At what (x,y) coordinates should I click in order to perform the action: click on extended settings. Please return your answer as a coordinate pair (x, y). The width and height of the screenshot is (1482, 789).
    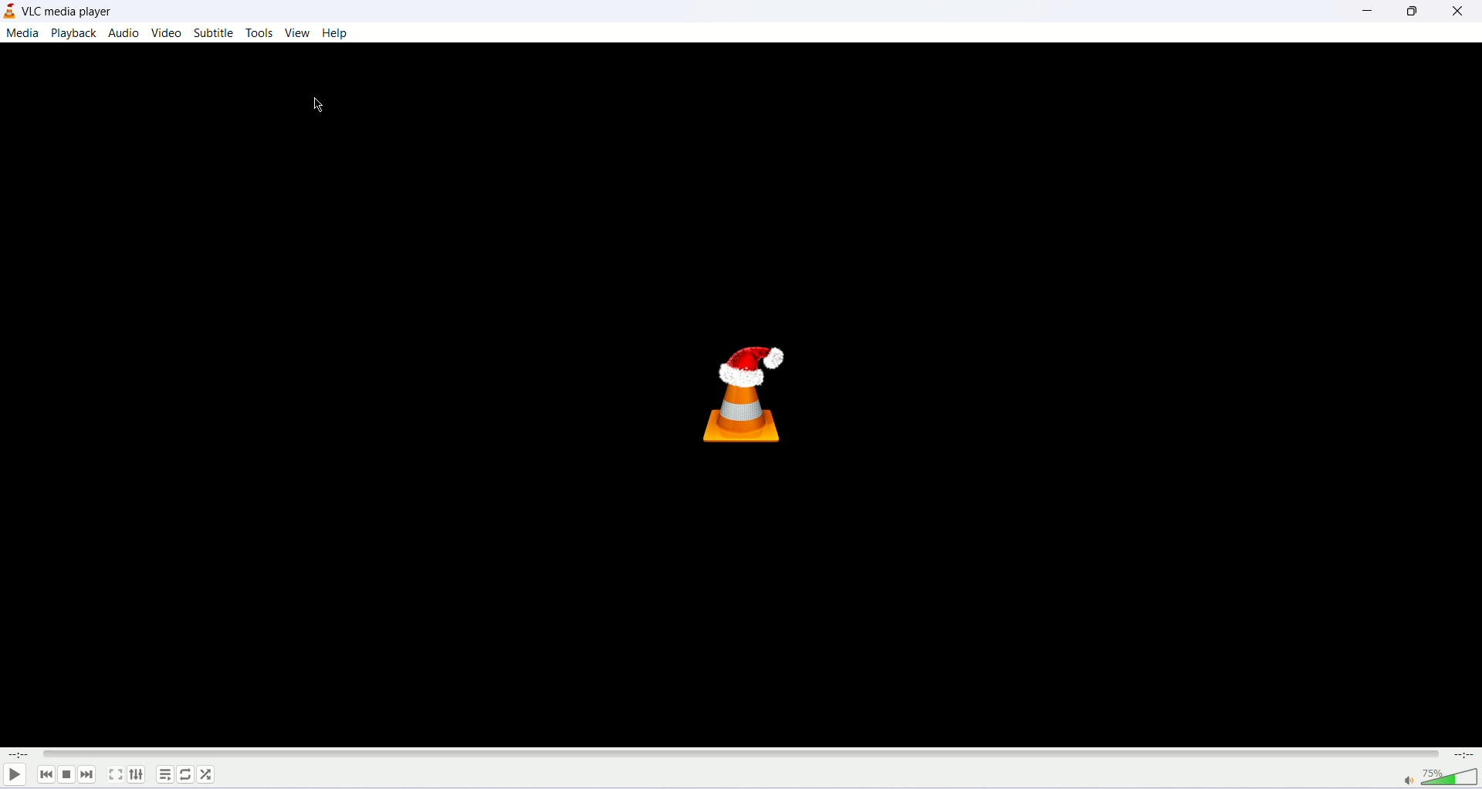
    Looking at the image, I should click on (136, 775).